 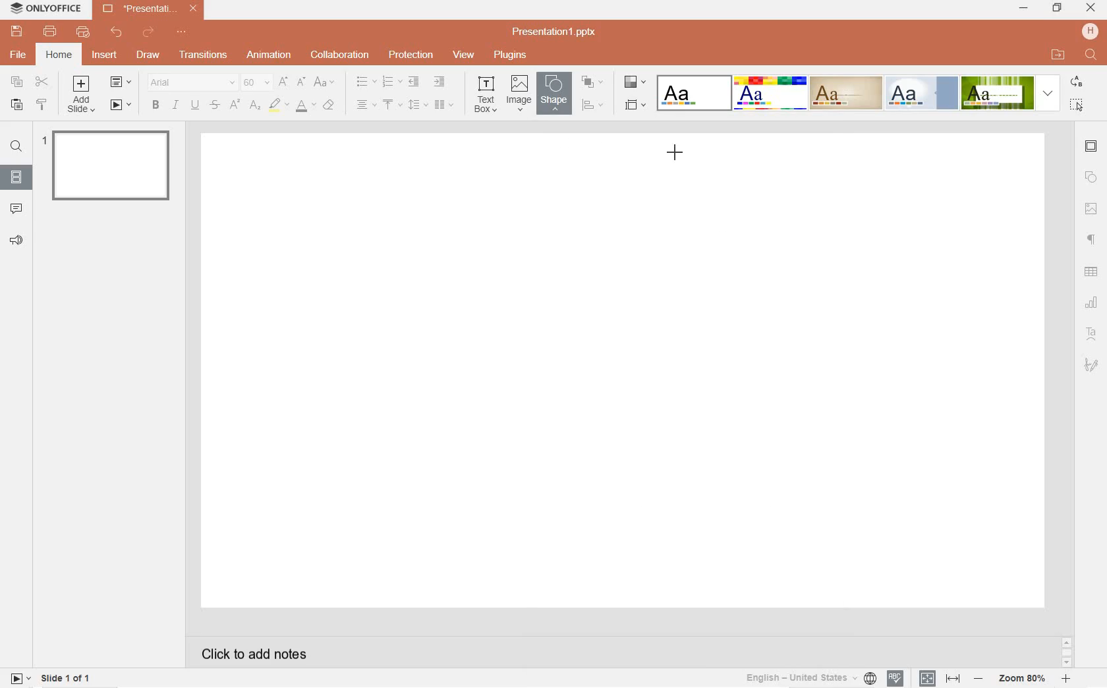 I want to click on FIND, so click(x=1092, y=55).